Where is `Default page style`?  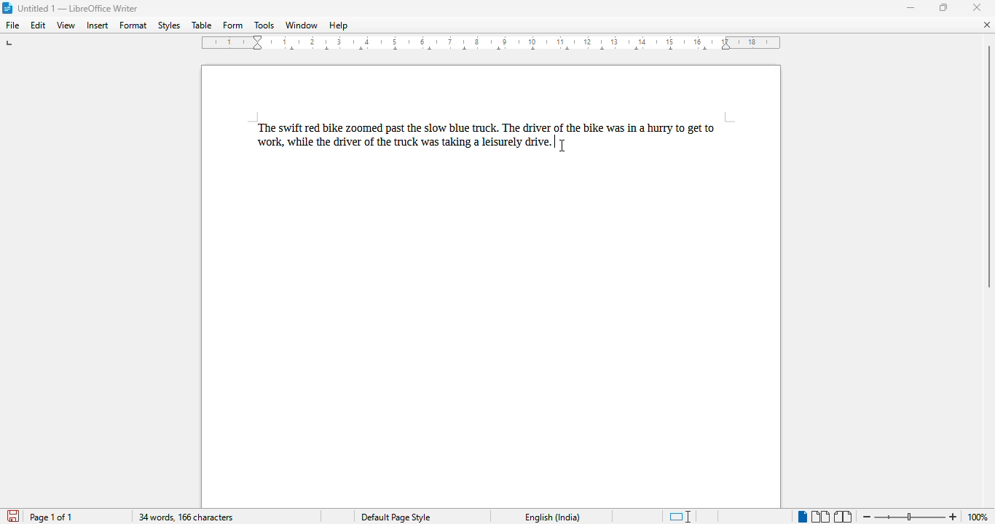
Default page style is located at coordinates (395, 517).